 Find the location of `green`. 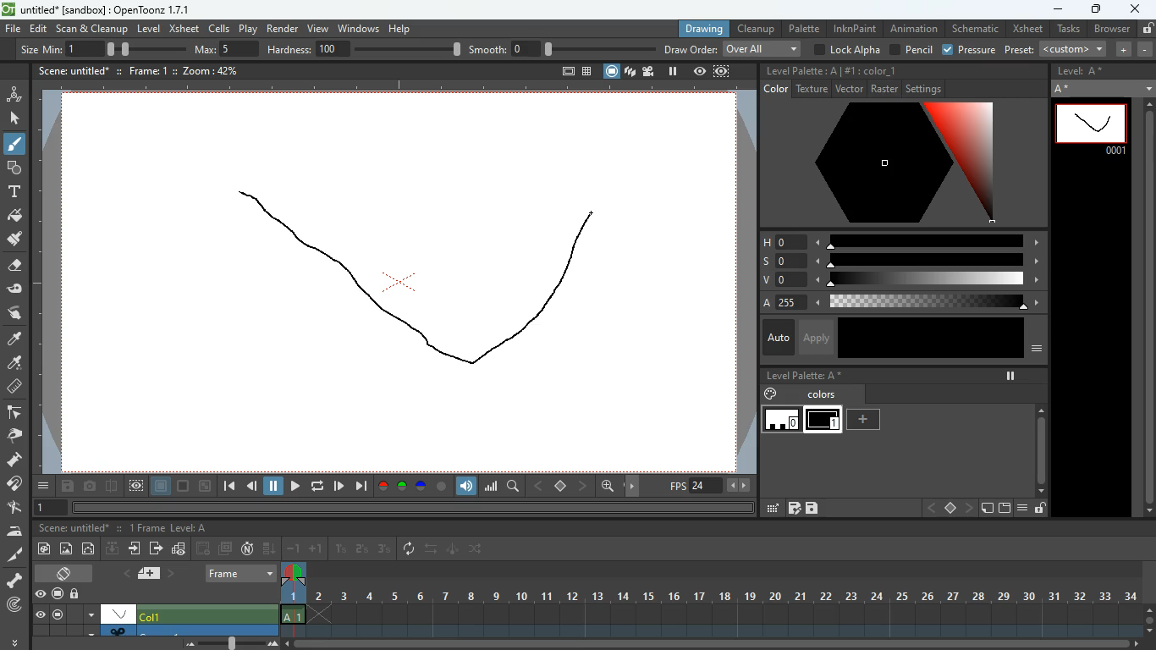

green is located at coordinates (402, 487).